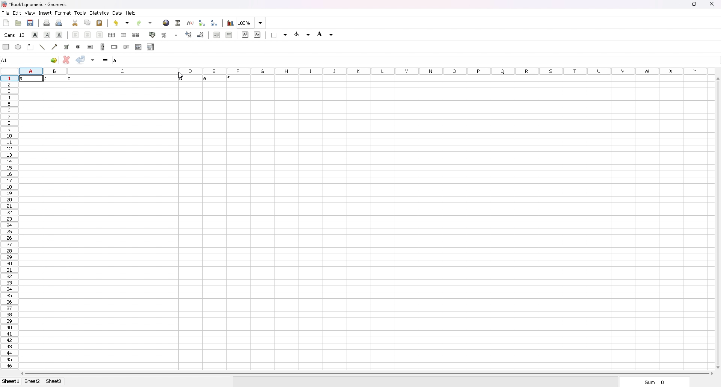 The width and height of the screenshot is (721, 387). I want to click on subscript, so click(257, 35).